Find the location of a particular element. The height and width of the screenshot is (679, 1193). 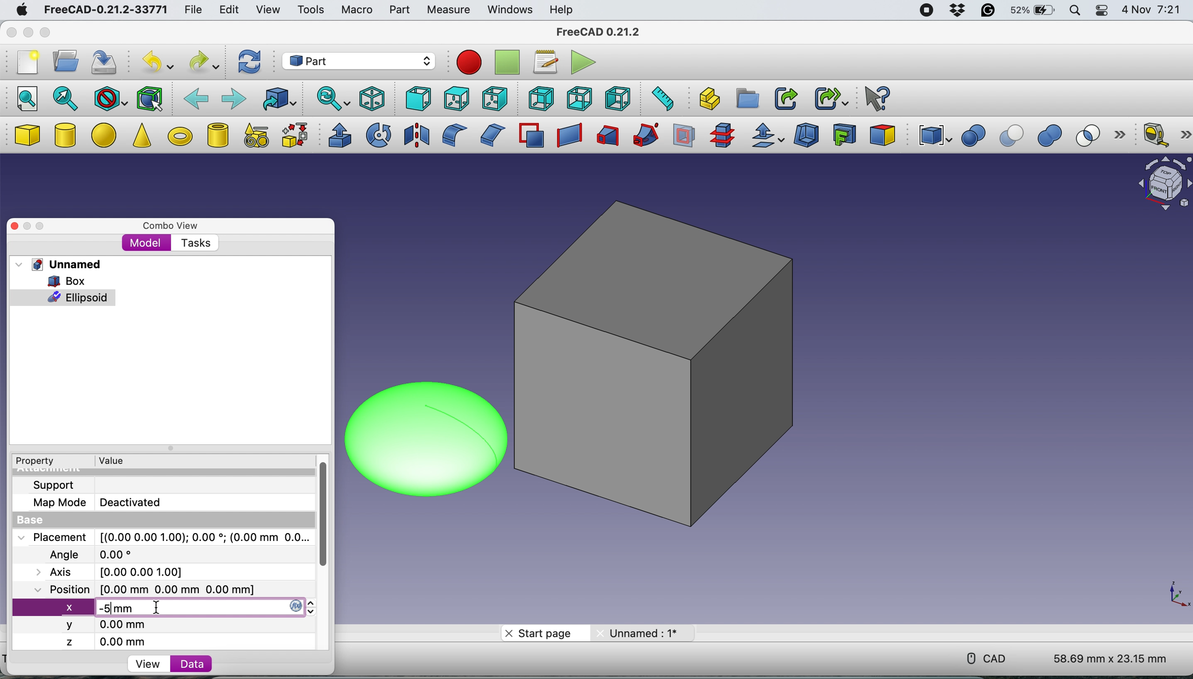

maximise is located at coordinates (49, 224).